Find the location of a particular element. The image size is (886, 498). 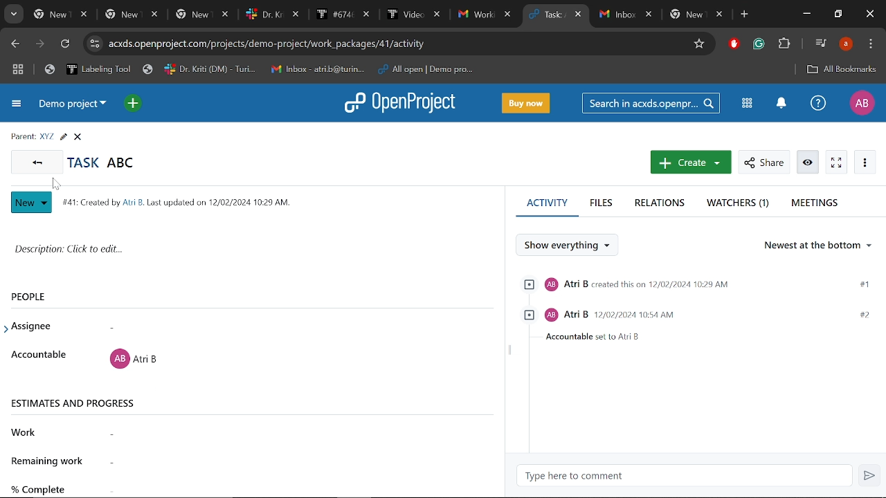

Openproject logo is located at coordinates (401, 103).